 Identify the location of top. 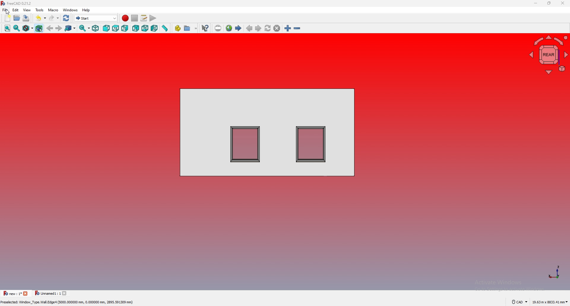
(116, 29).